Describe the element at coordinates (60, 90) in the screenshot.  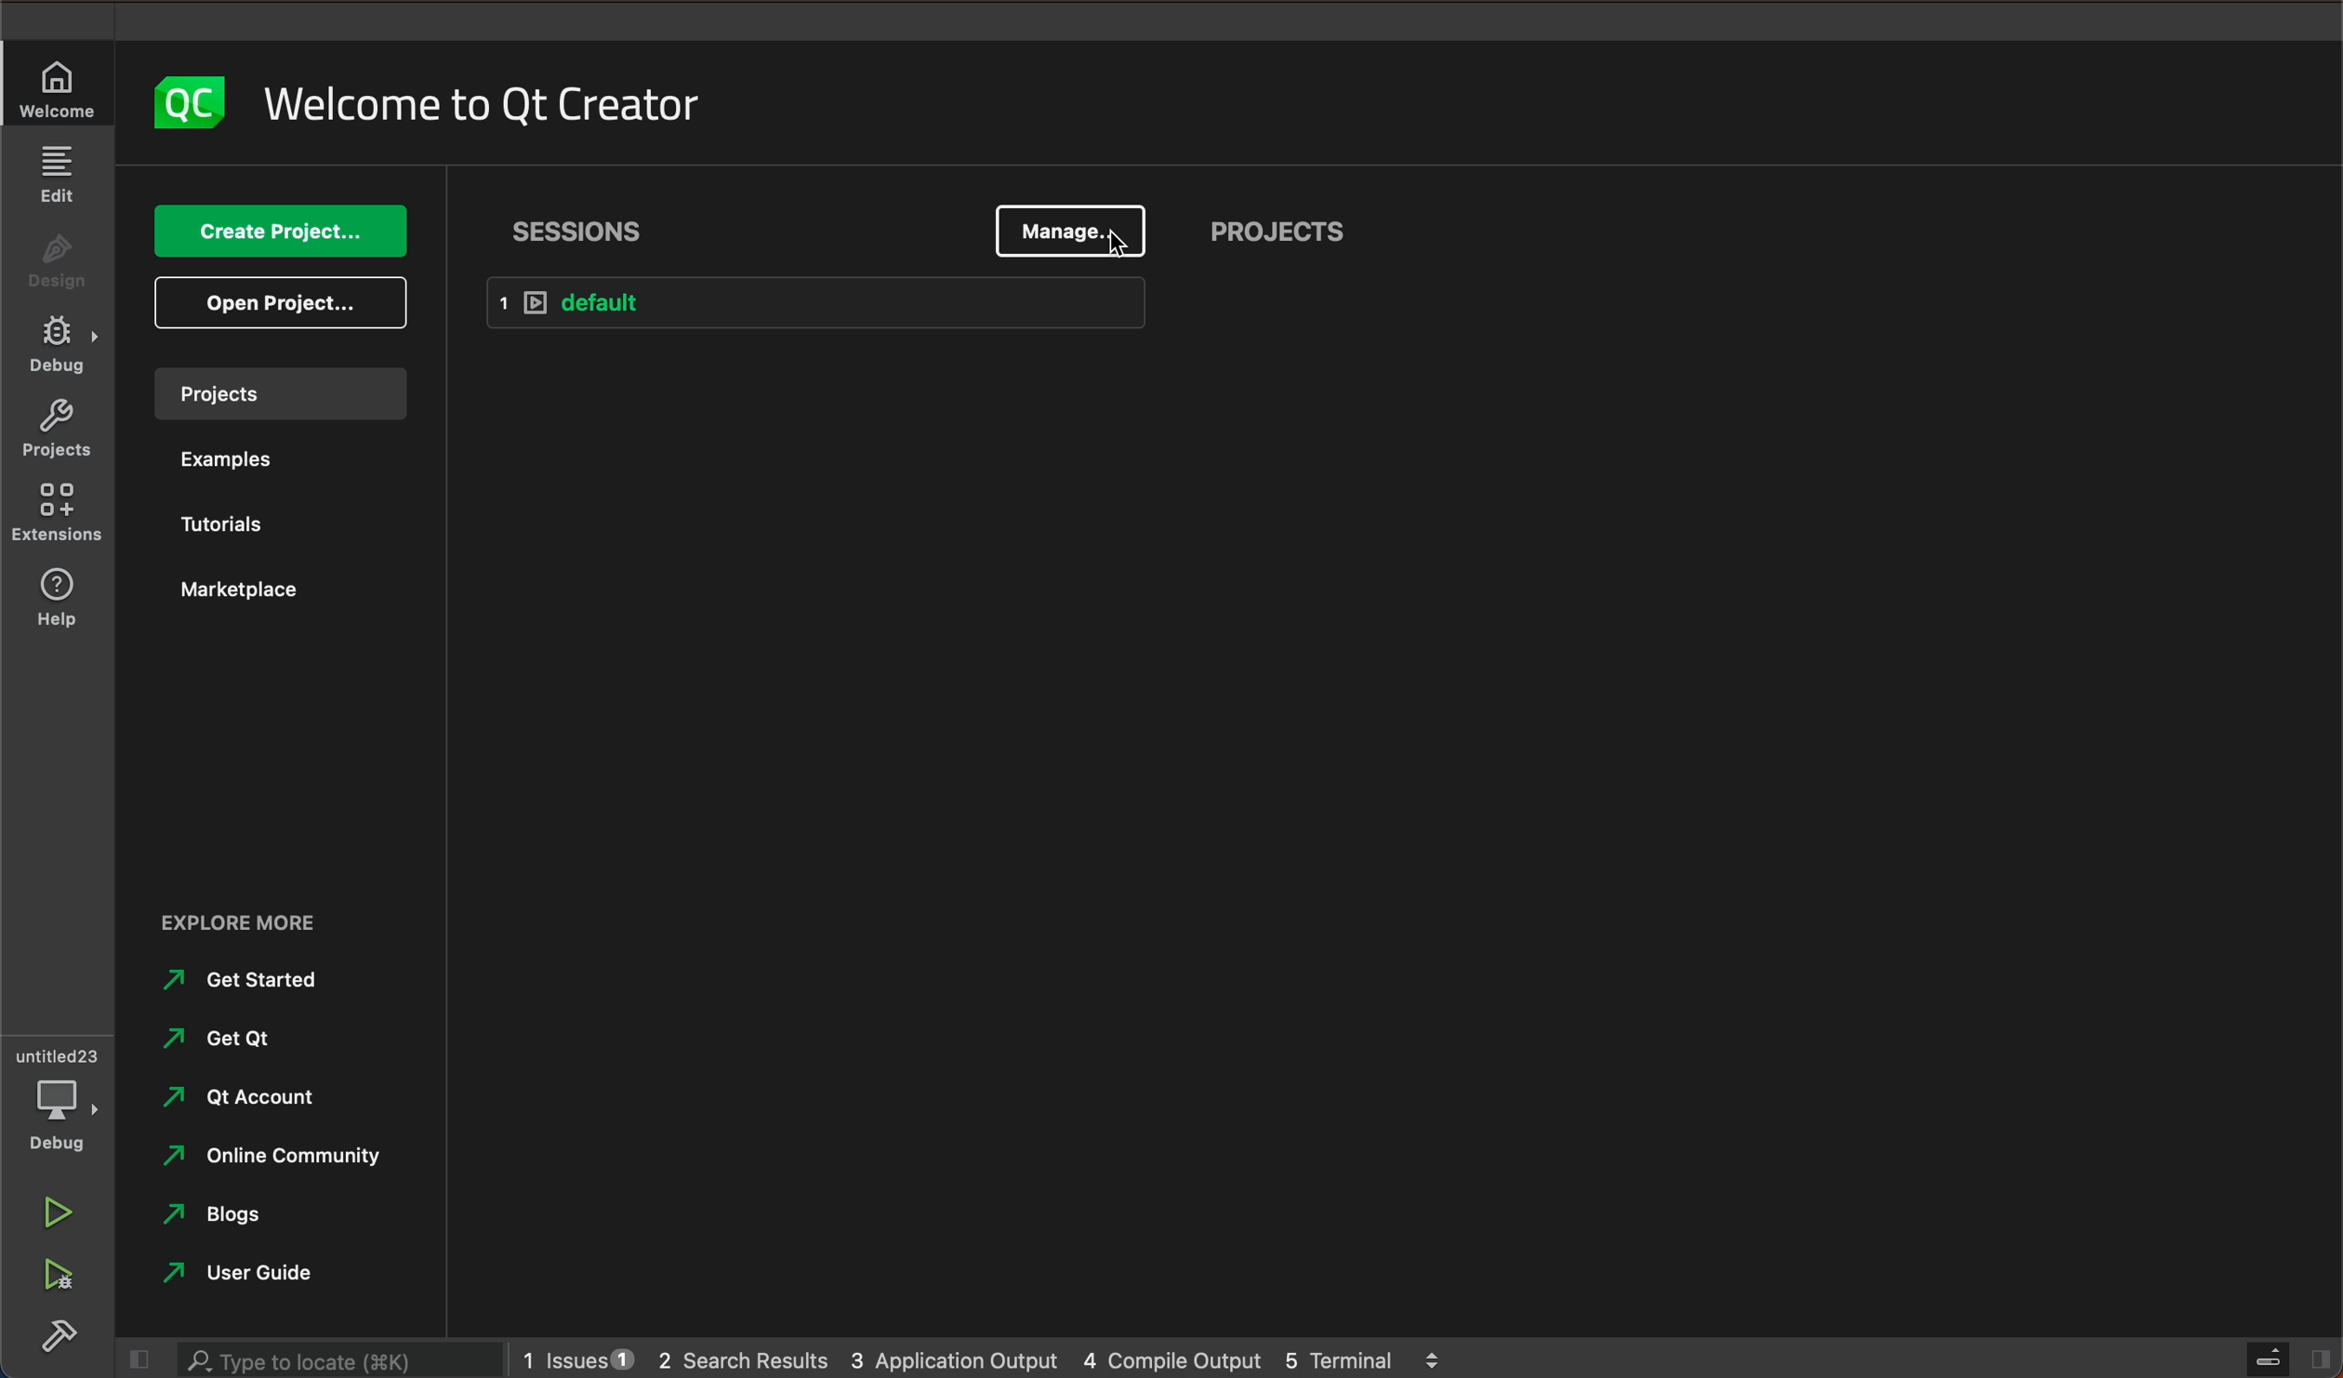
I see `welcome` at that location.